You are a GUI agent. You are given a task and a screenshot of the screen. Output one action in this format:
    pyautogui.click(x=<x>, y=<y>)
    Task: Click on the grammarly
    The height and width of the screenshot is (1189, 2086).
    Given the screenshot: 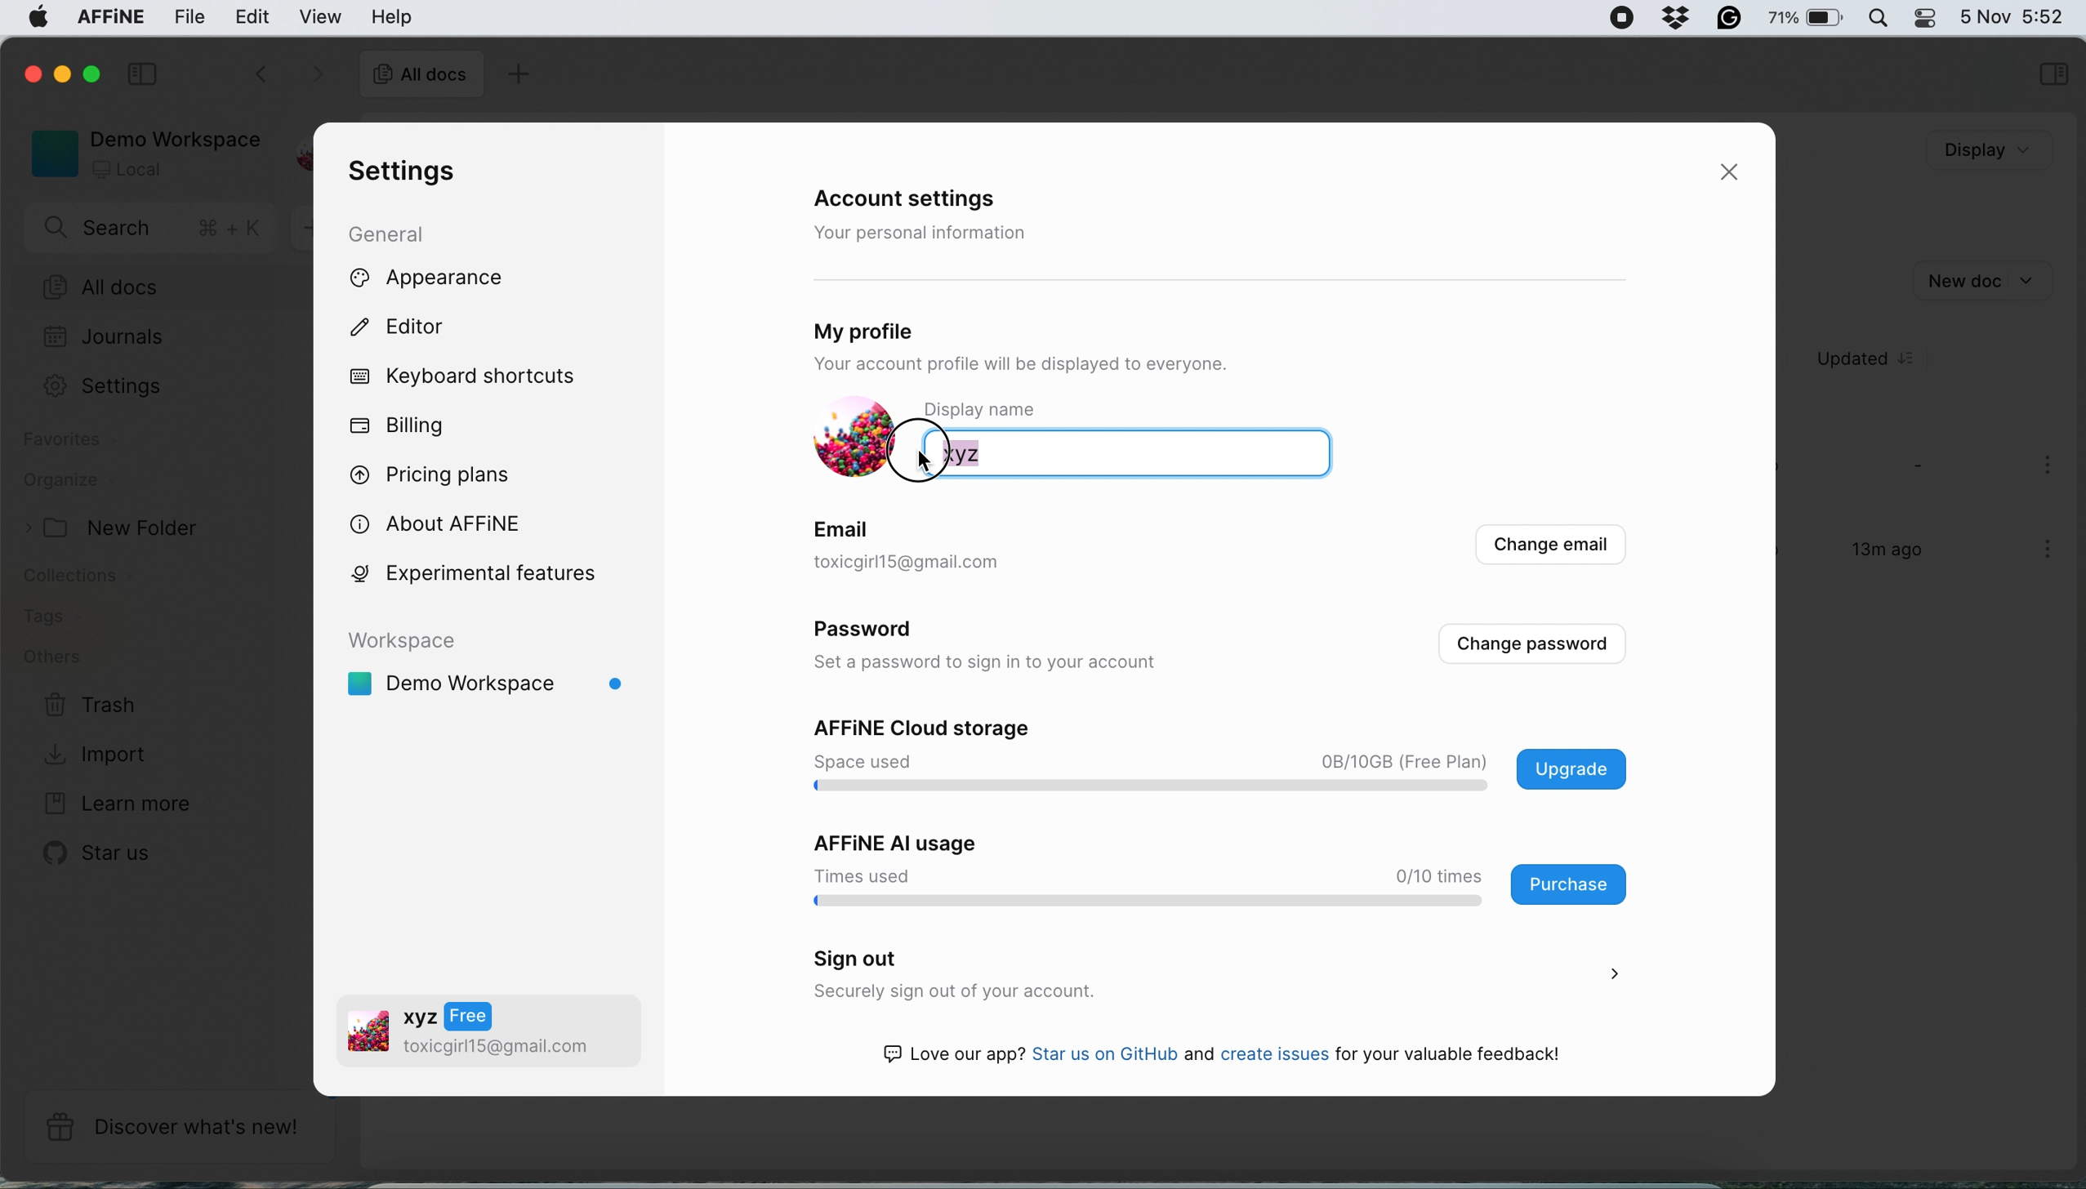 What is the action you would take?
    pyautogui.click(x=1670, y=16)
    